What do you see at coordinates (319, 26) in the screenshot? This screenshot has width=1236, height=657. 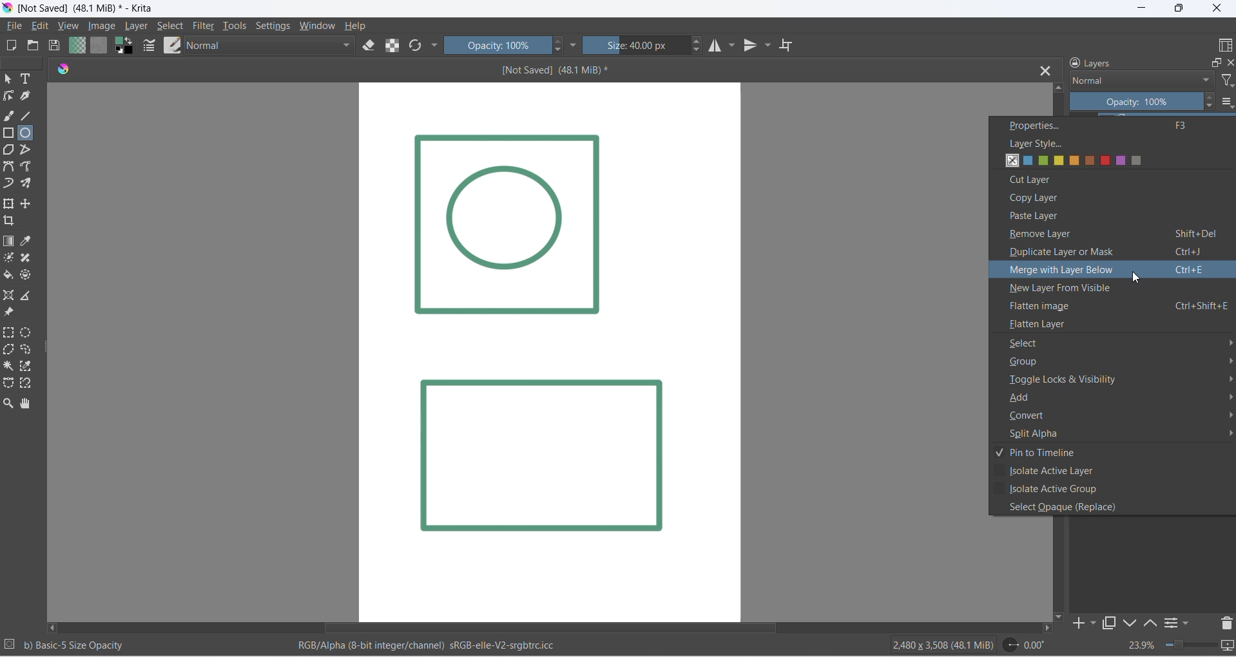 I see `window` at bounding box center [319, 26].